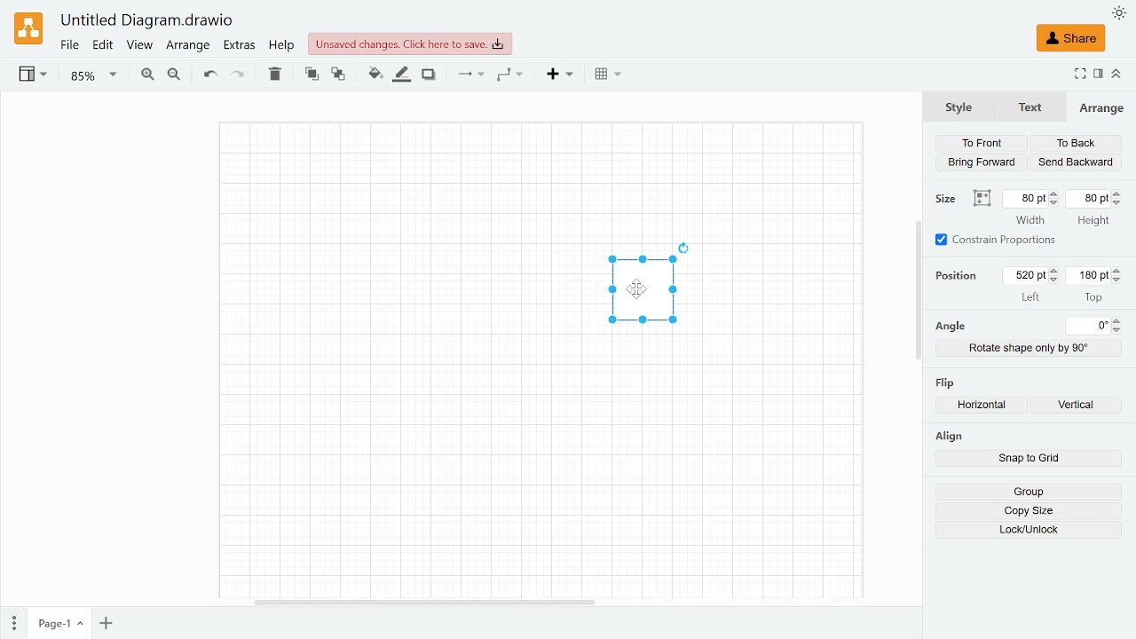 The width and height of the screenshot is (1136, 639). What do you see at coordinates (12, 624) in the screenshot?
I see `Pages` at bounding box center [12, 624].